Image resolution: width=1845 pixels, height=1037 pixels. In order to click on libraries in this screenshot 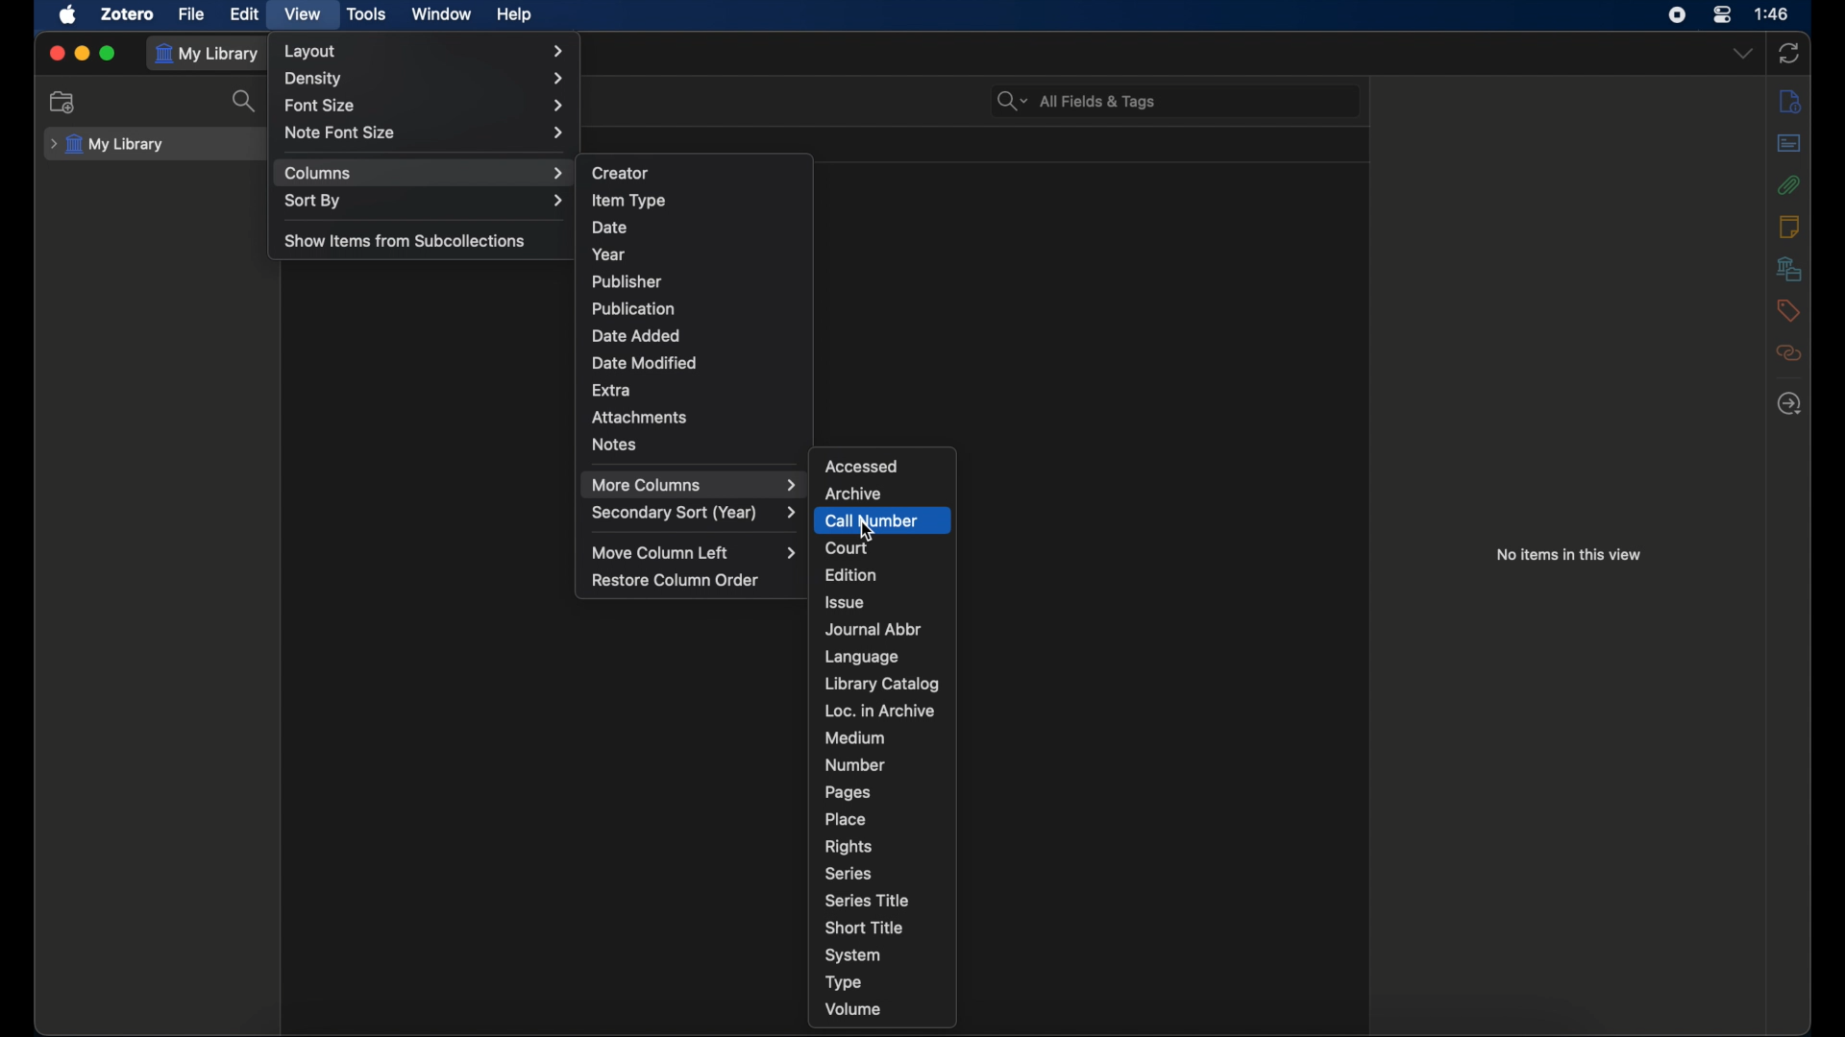, I will do `click(1789, 268)`.